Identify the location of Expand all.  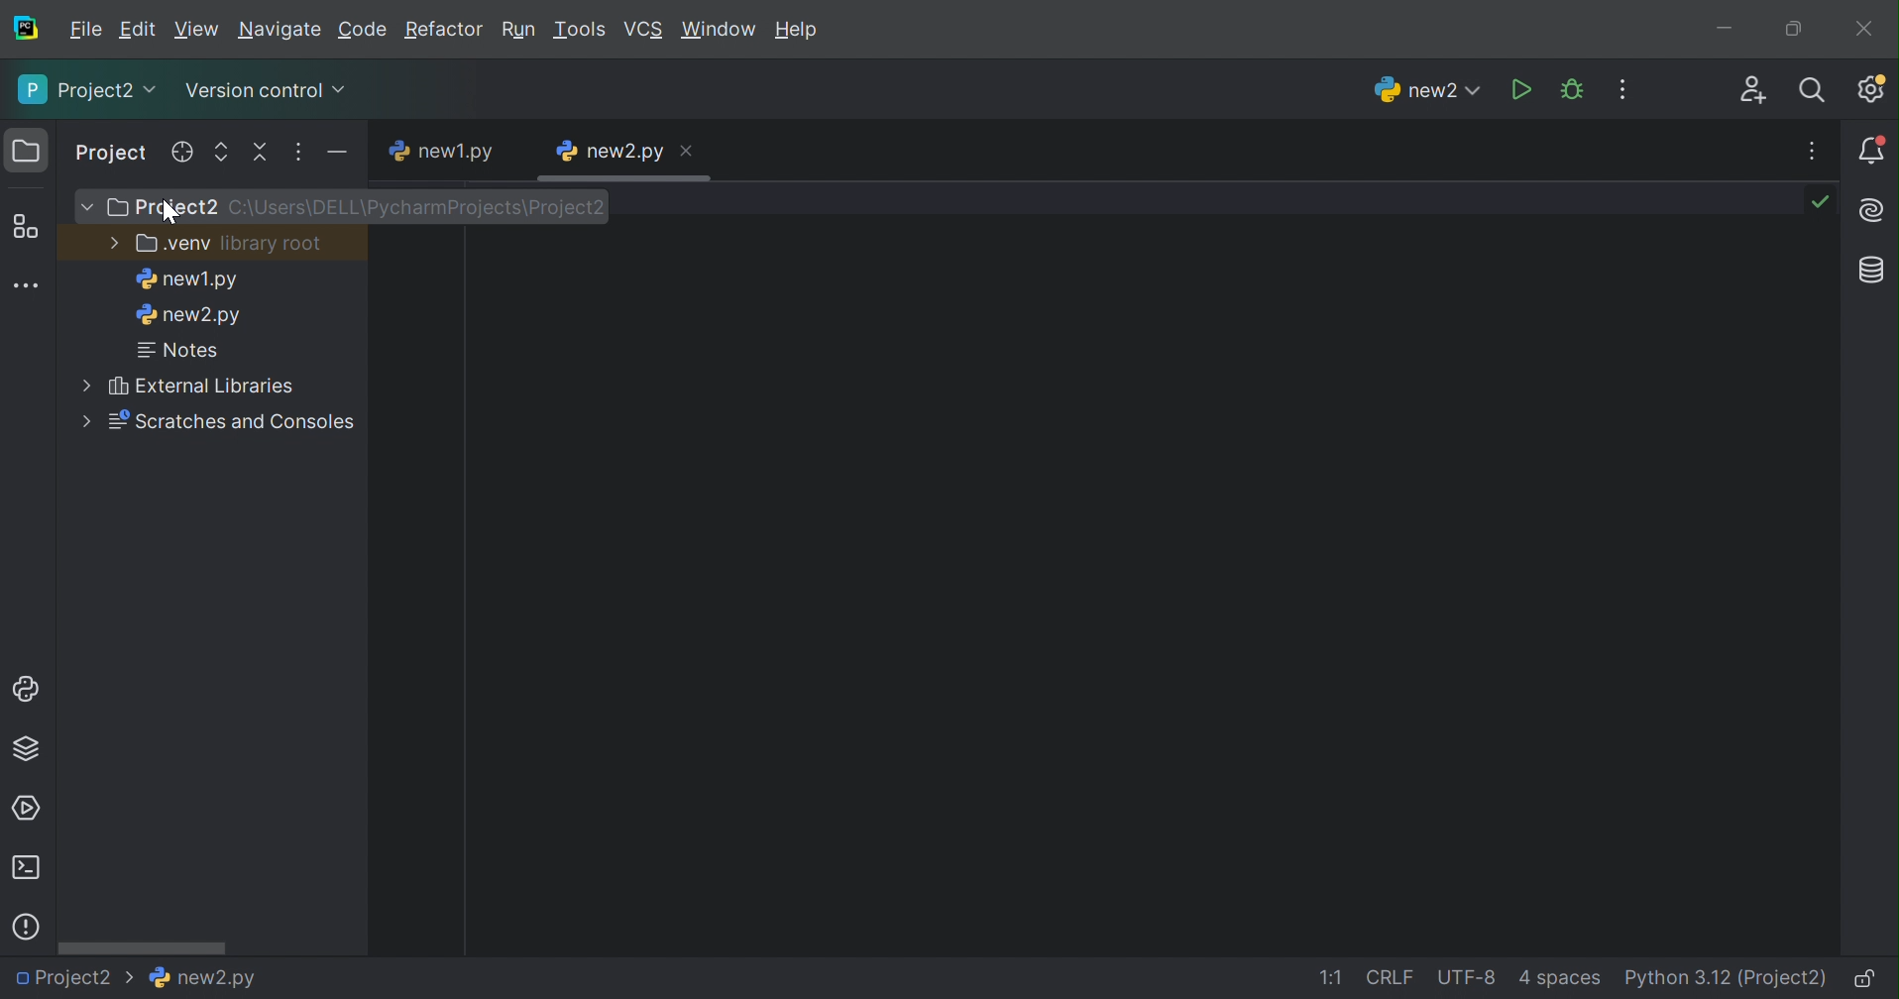
(224, 155).